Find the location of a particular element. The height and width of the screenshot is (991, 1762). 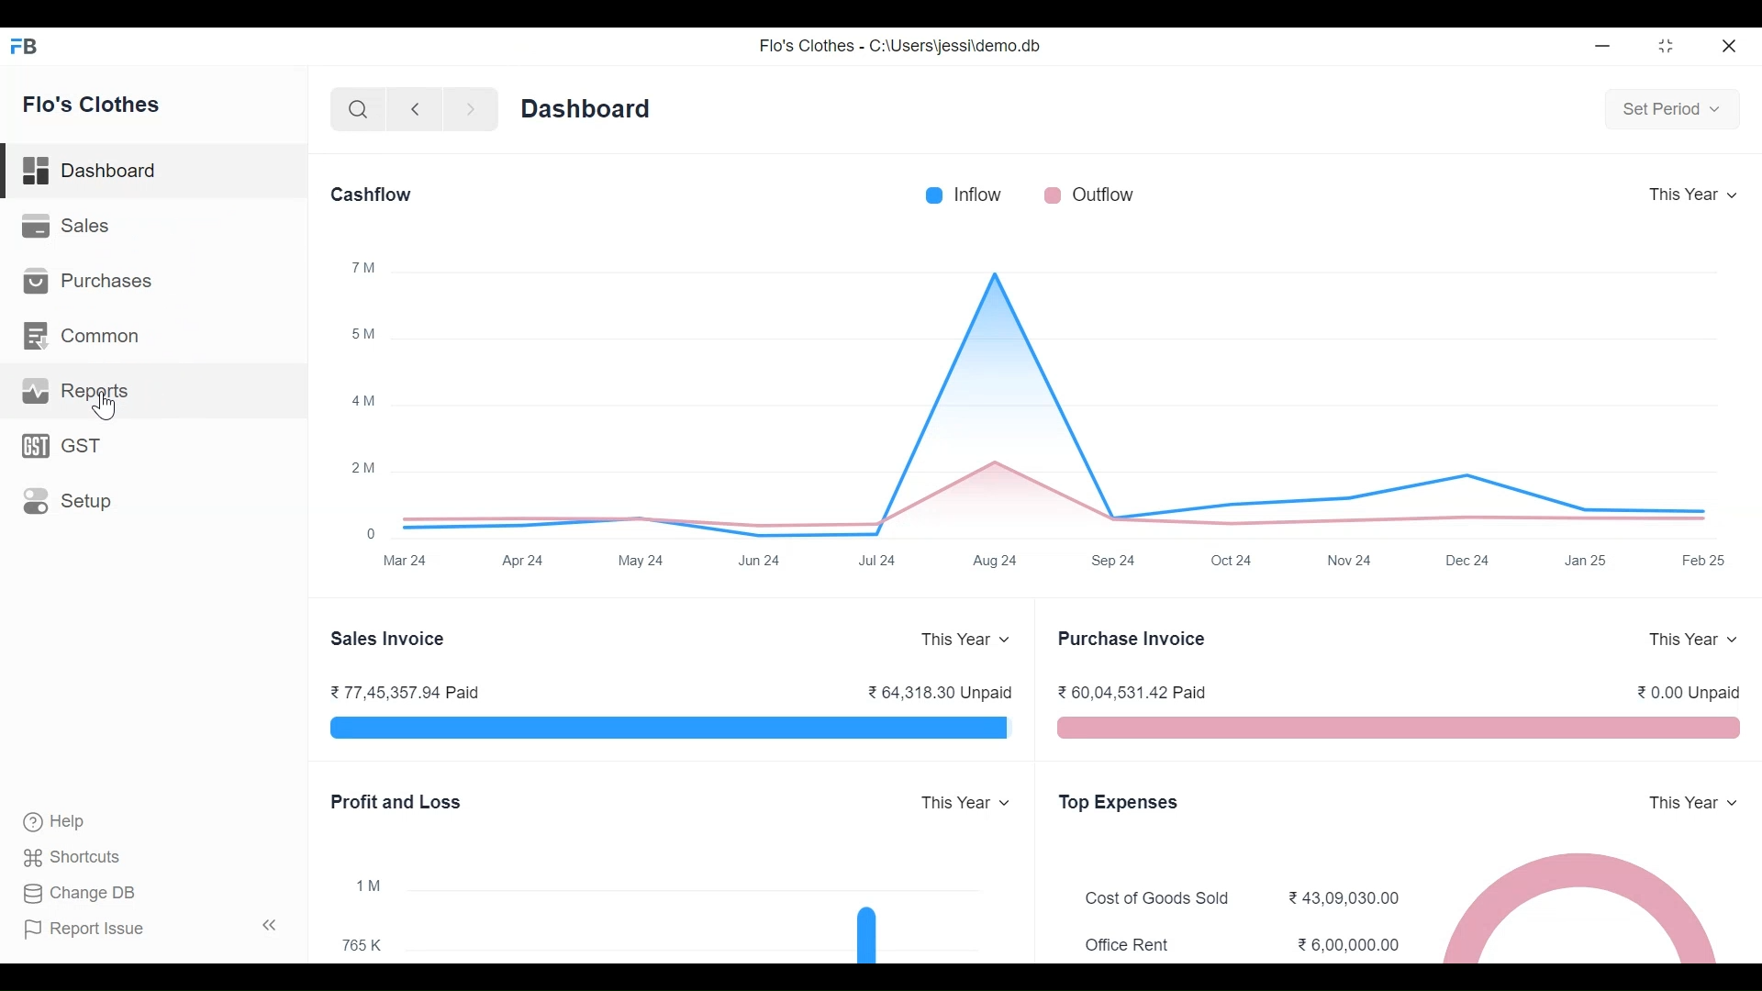

Search is located at coordinates (354, 108).